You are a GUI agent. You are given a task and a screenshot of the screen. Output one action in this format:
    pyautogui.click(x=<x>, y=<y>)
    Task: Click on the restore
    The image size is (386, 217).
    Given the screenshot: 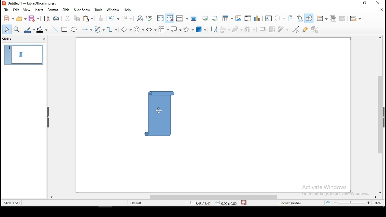 What is the action you would take?
    pyautogui.click(x=365, y=3)
    